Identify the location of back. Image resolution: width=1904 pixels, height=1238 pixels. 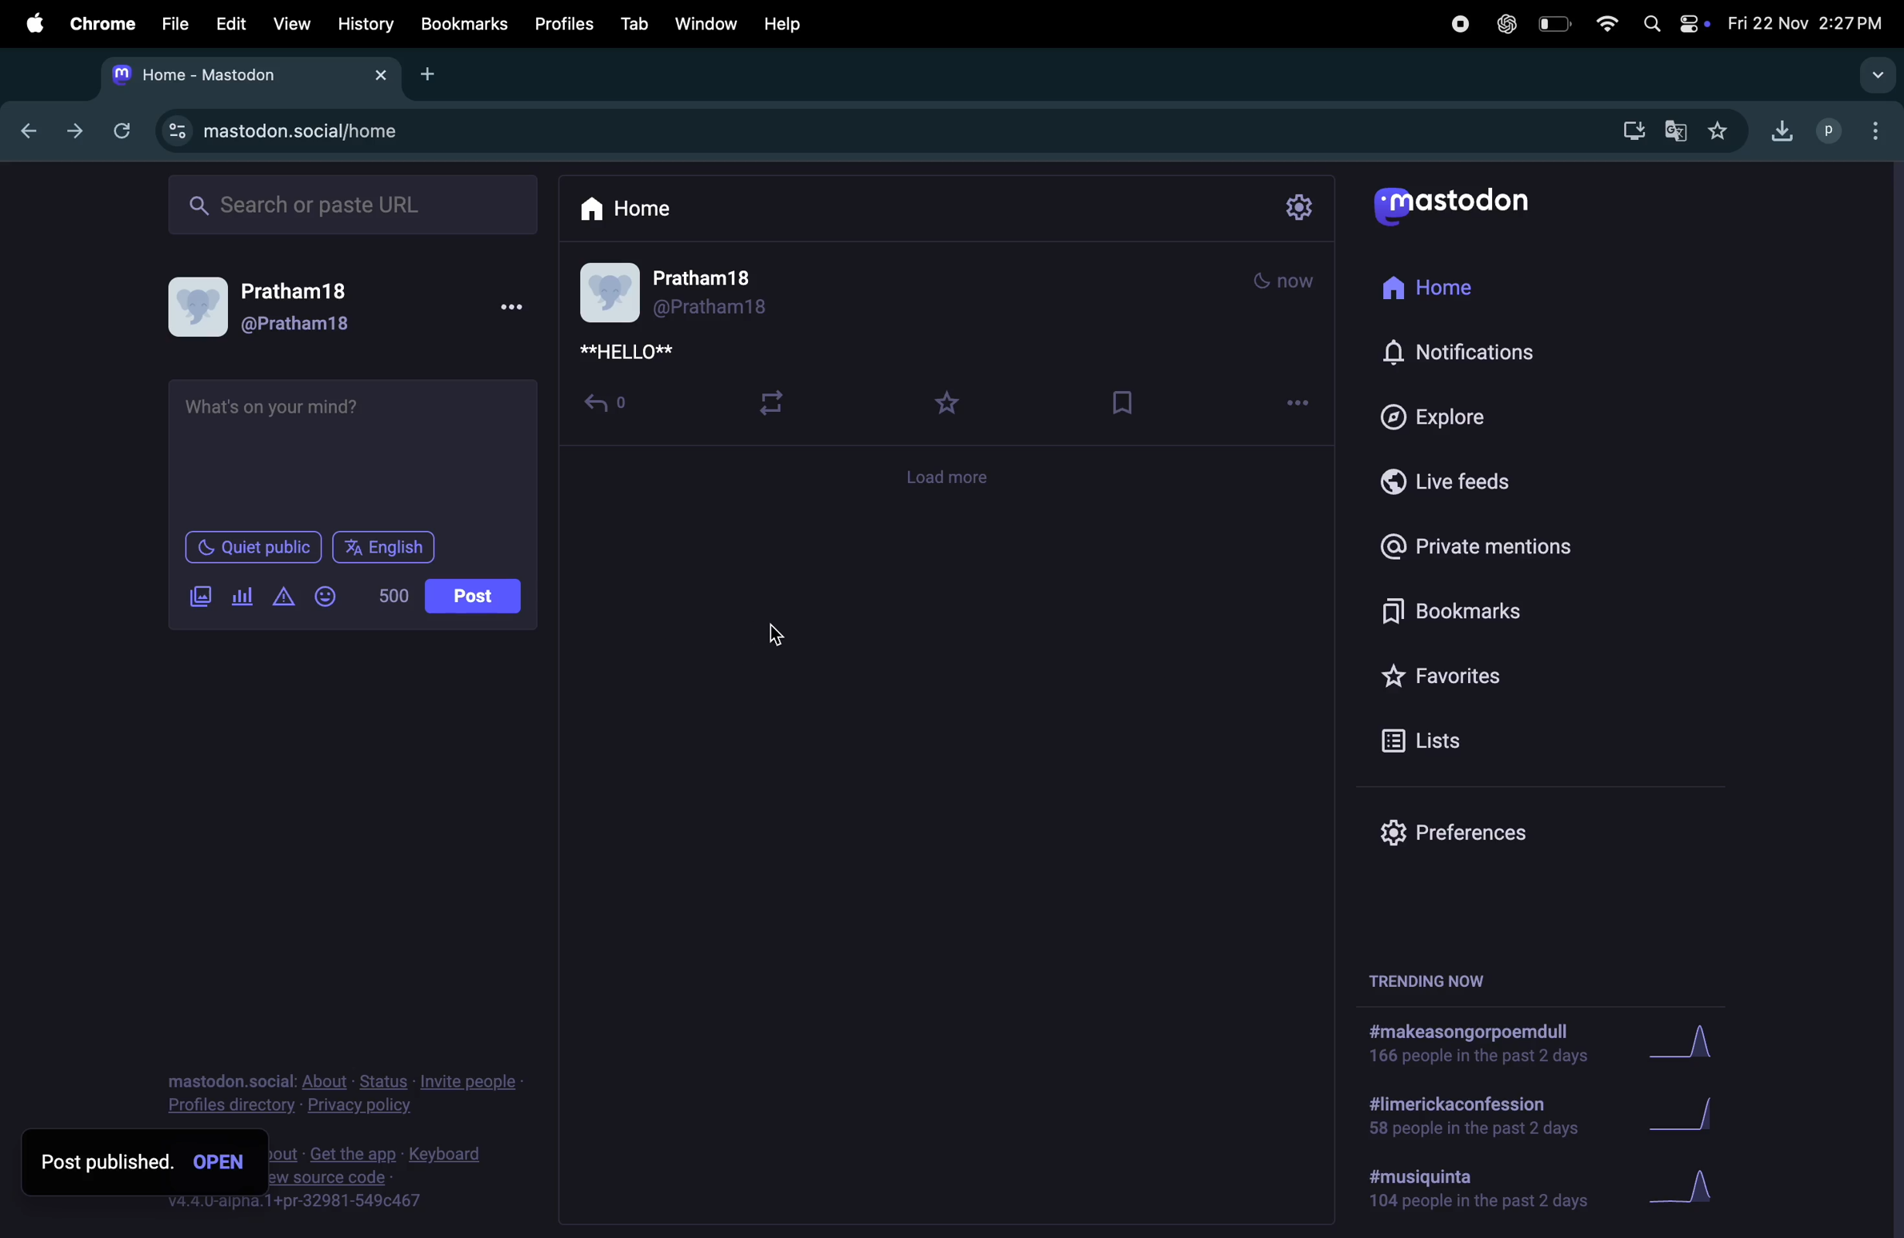
(26, 130).